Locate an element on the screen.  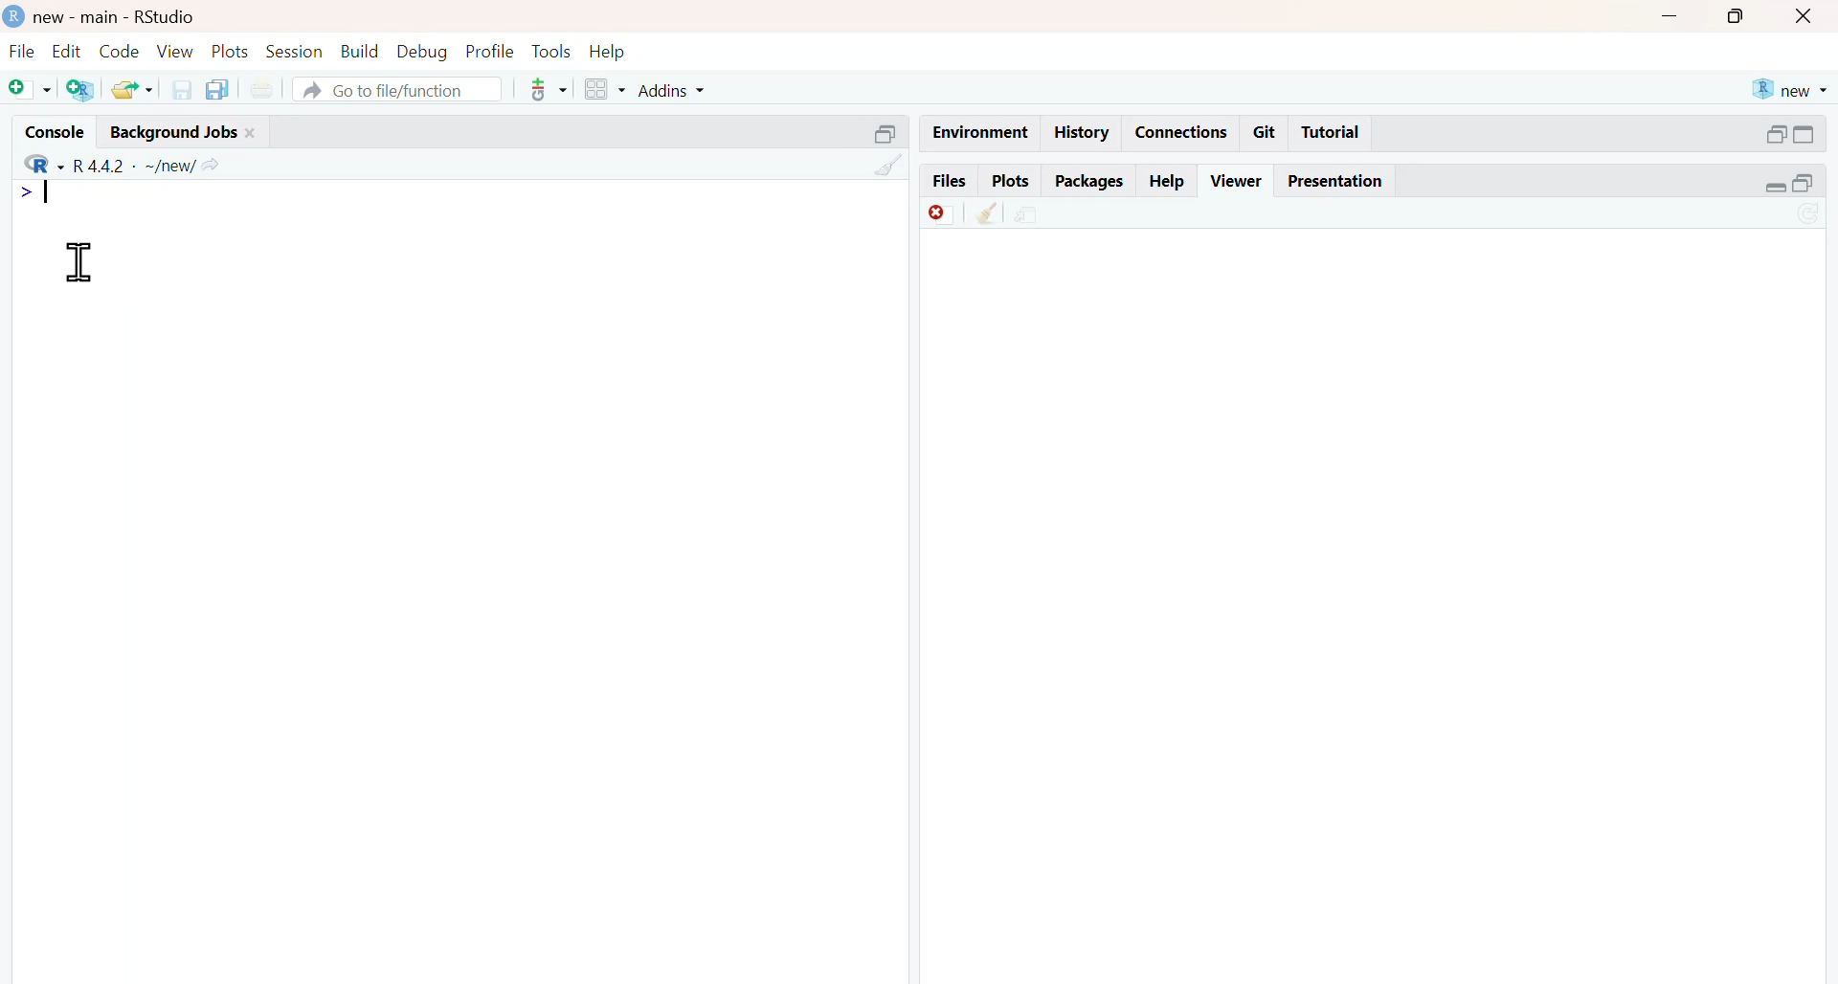
new - main - RStudio is located at coordinates (117, 17).